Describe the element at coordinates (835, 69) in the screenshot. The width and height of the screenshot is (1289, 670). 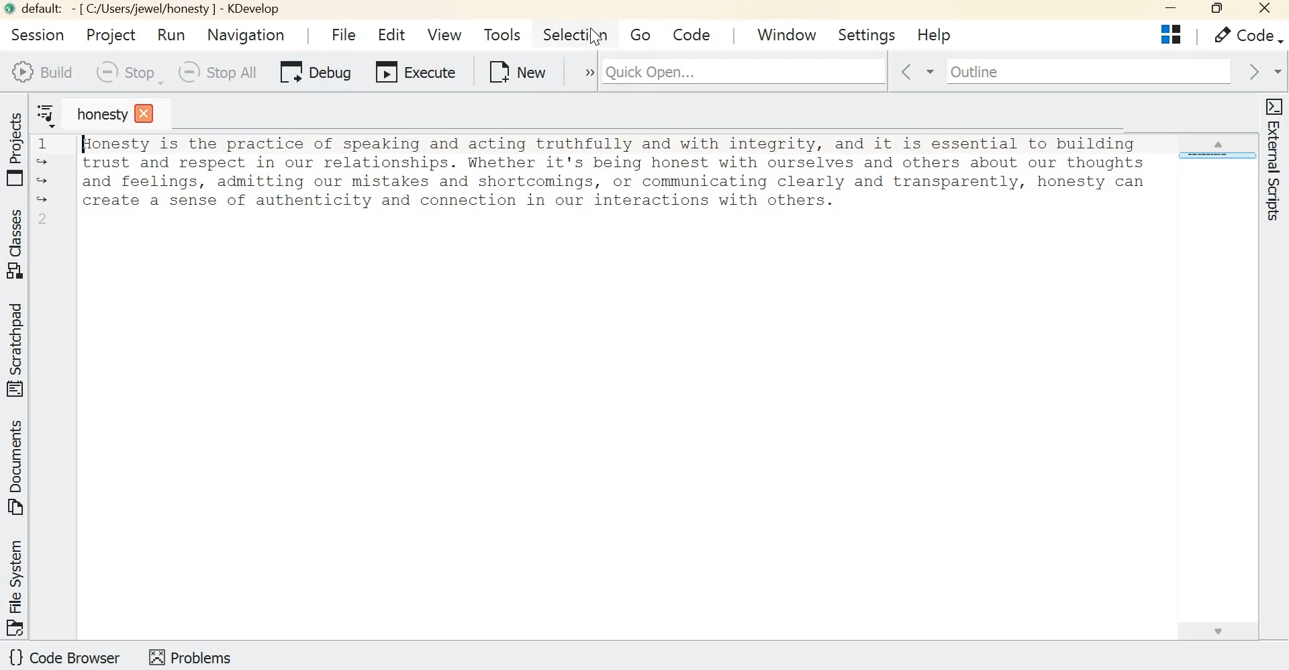
I see `Search for files, classes, functions and more, allowing you to quickly navigate in your source code` at that location.